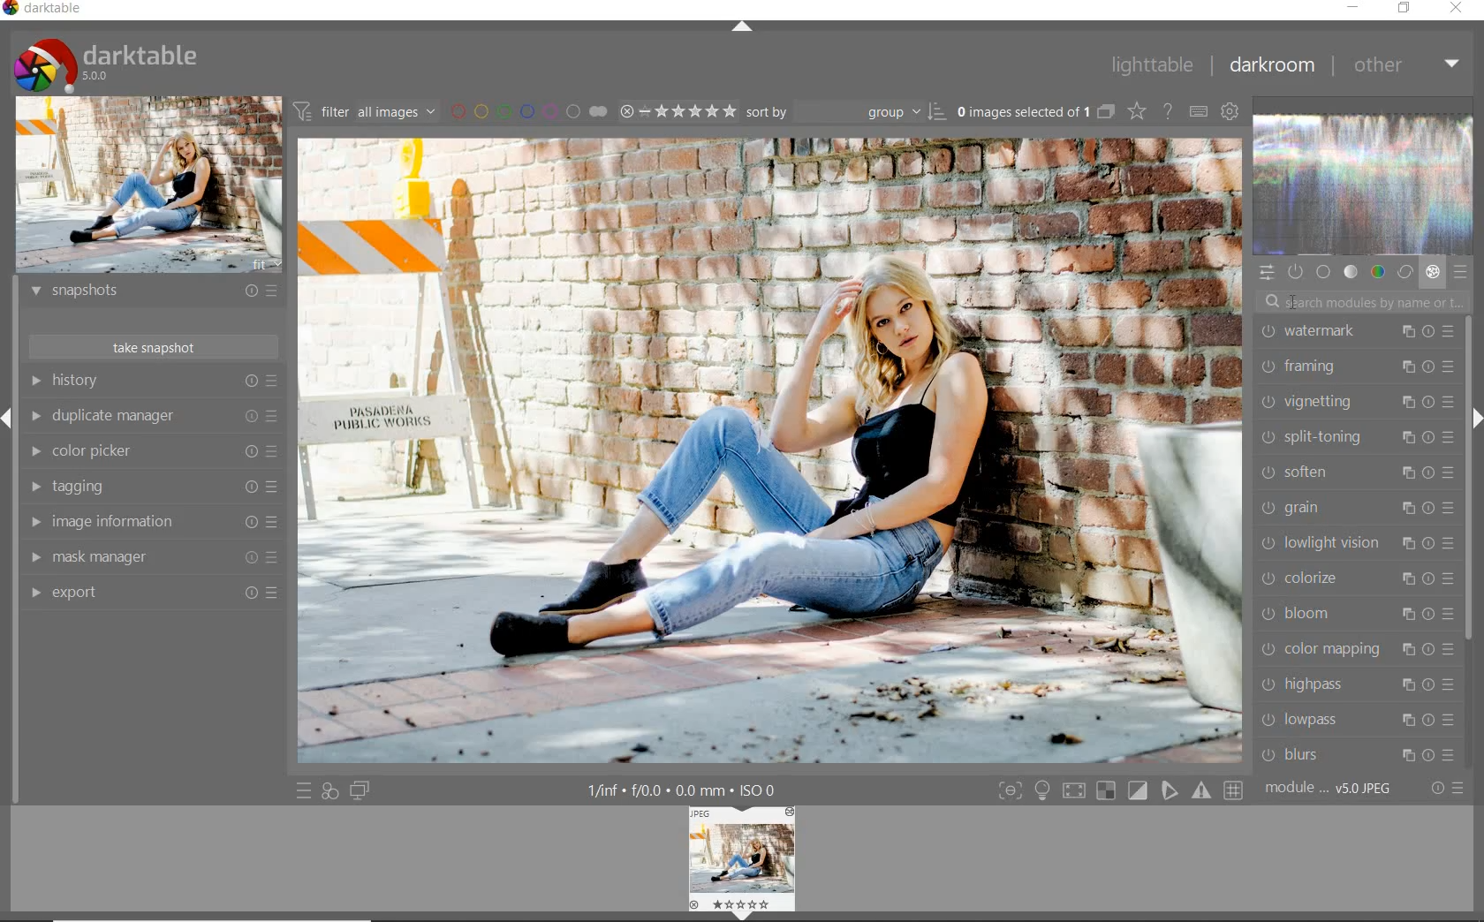 The width and height of the screenshot is (1484, 922). Describe the element at coordinates (1272, 66) in the screenshot. I see `darkroom` at that location.